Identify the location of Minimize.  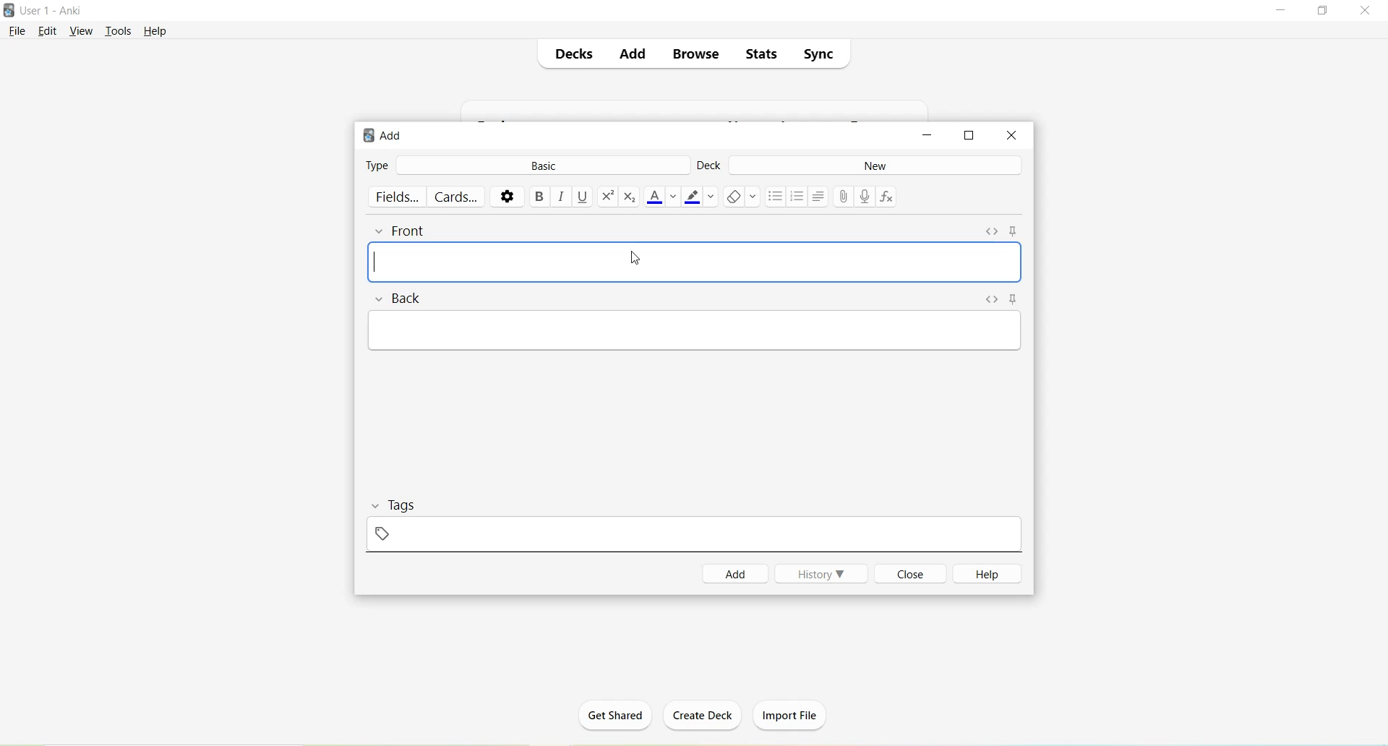
(925, 137).